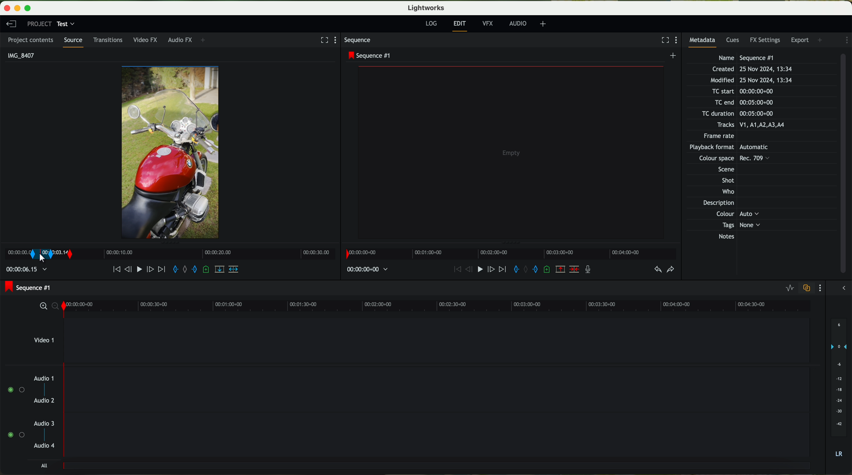 This screenshot has width=852, height=475. Describe the element at coordinates (489, 270) in the screenshot. I see `nudge one frame foward` at that location.